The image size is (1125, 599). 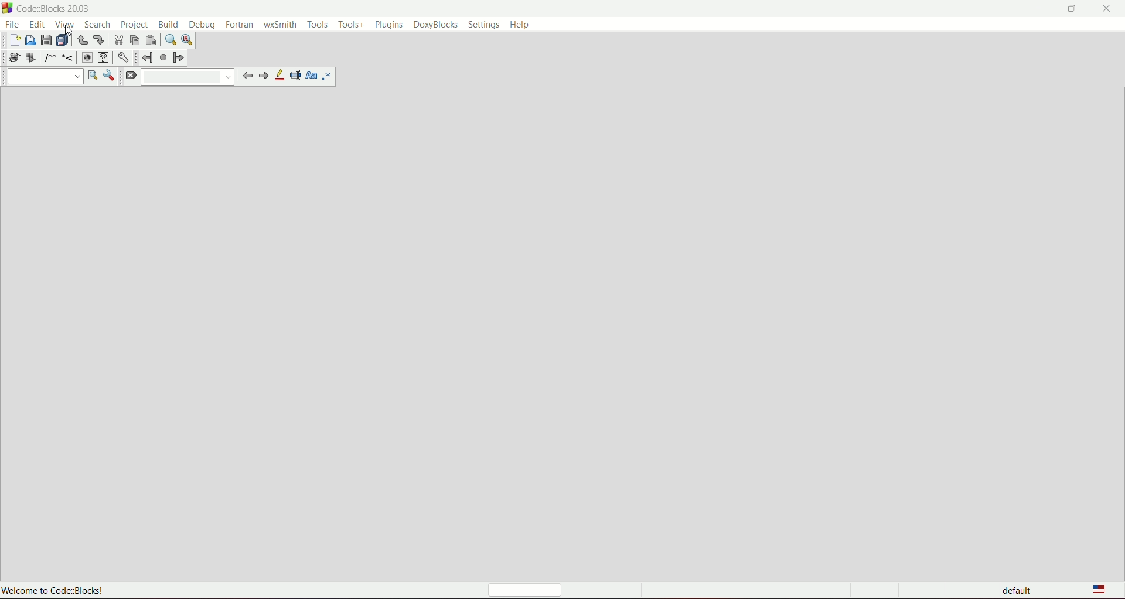 What do you see at coordinates (247, 75) in the screenshot?
I see `previous` at bounding box center [247, 75].